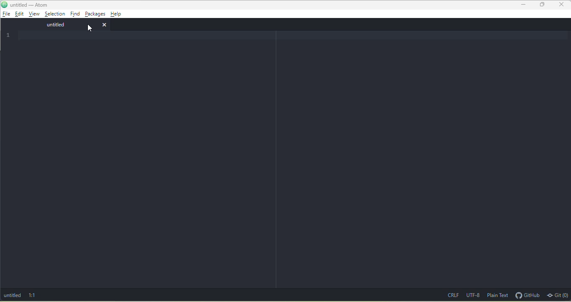  Describe the element at coordinates (10, 35) in the screenshot. I see `1` at that location.